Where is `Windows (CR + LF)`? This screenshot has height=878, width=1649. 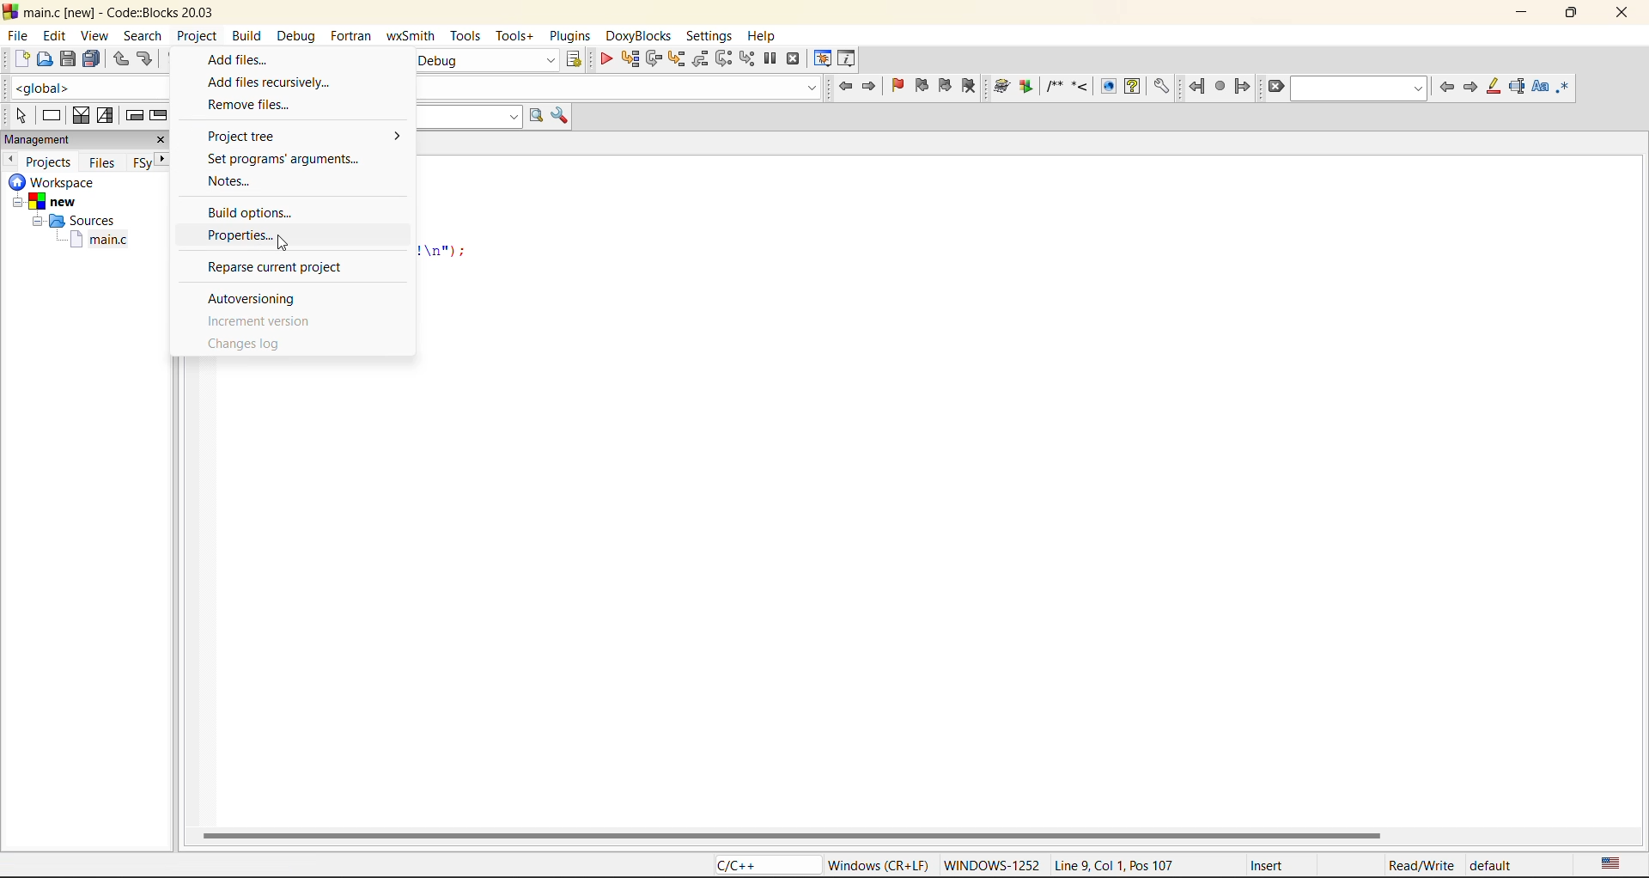
Windows (CR + LF) is located at coordinates (879, 864).